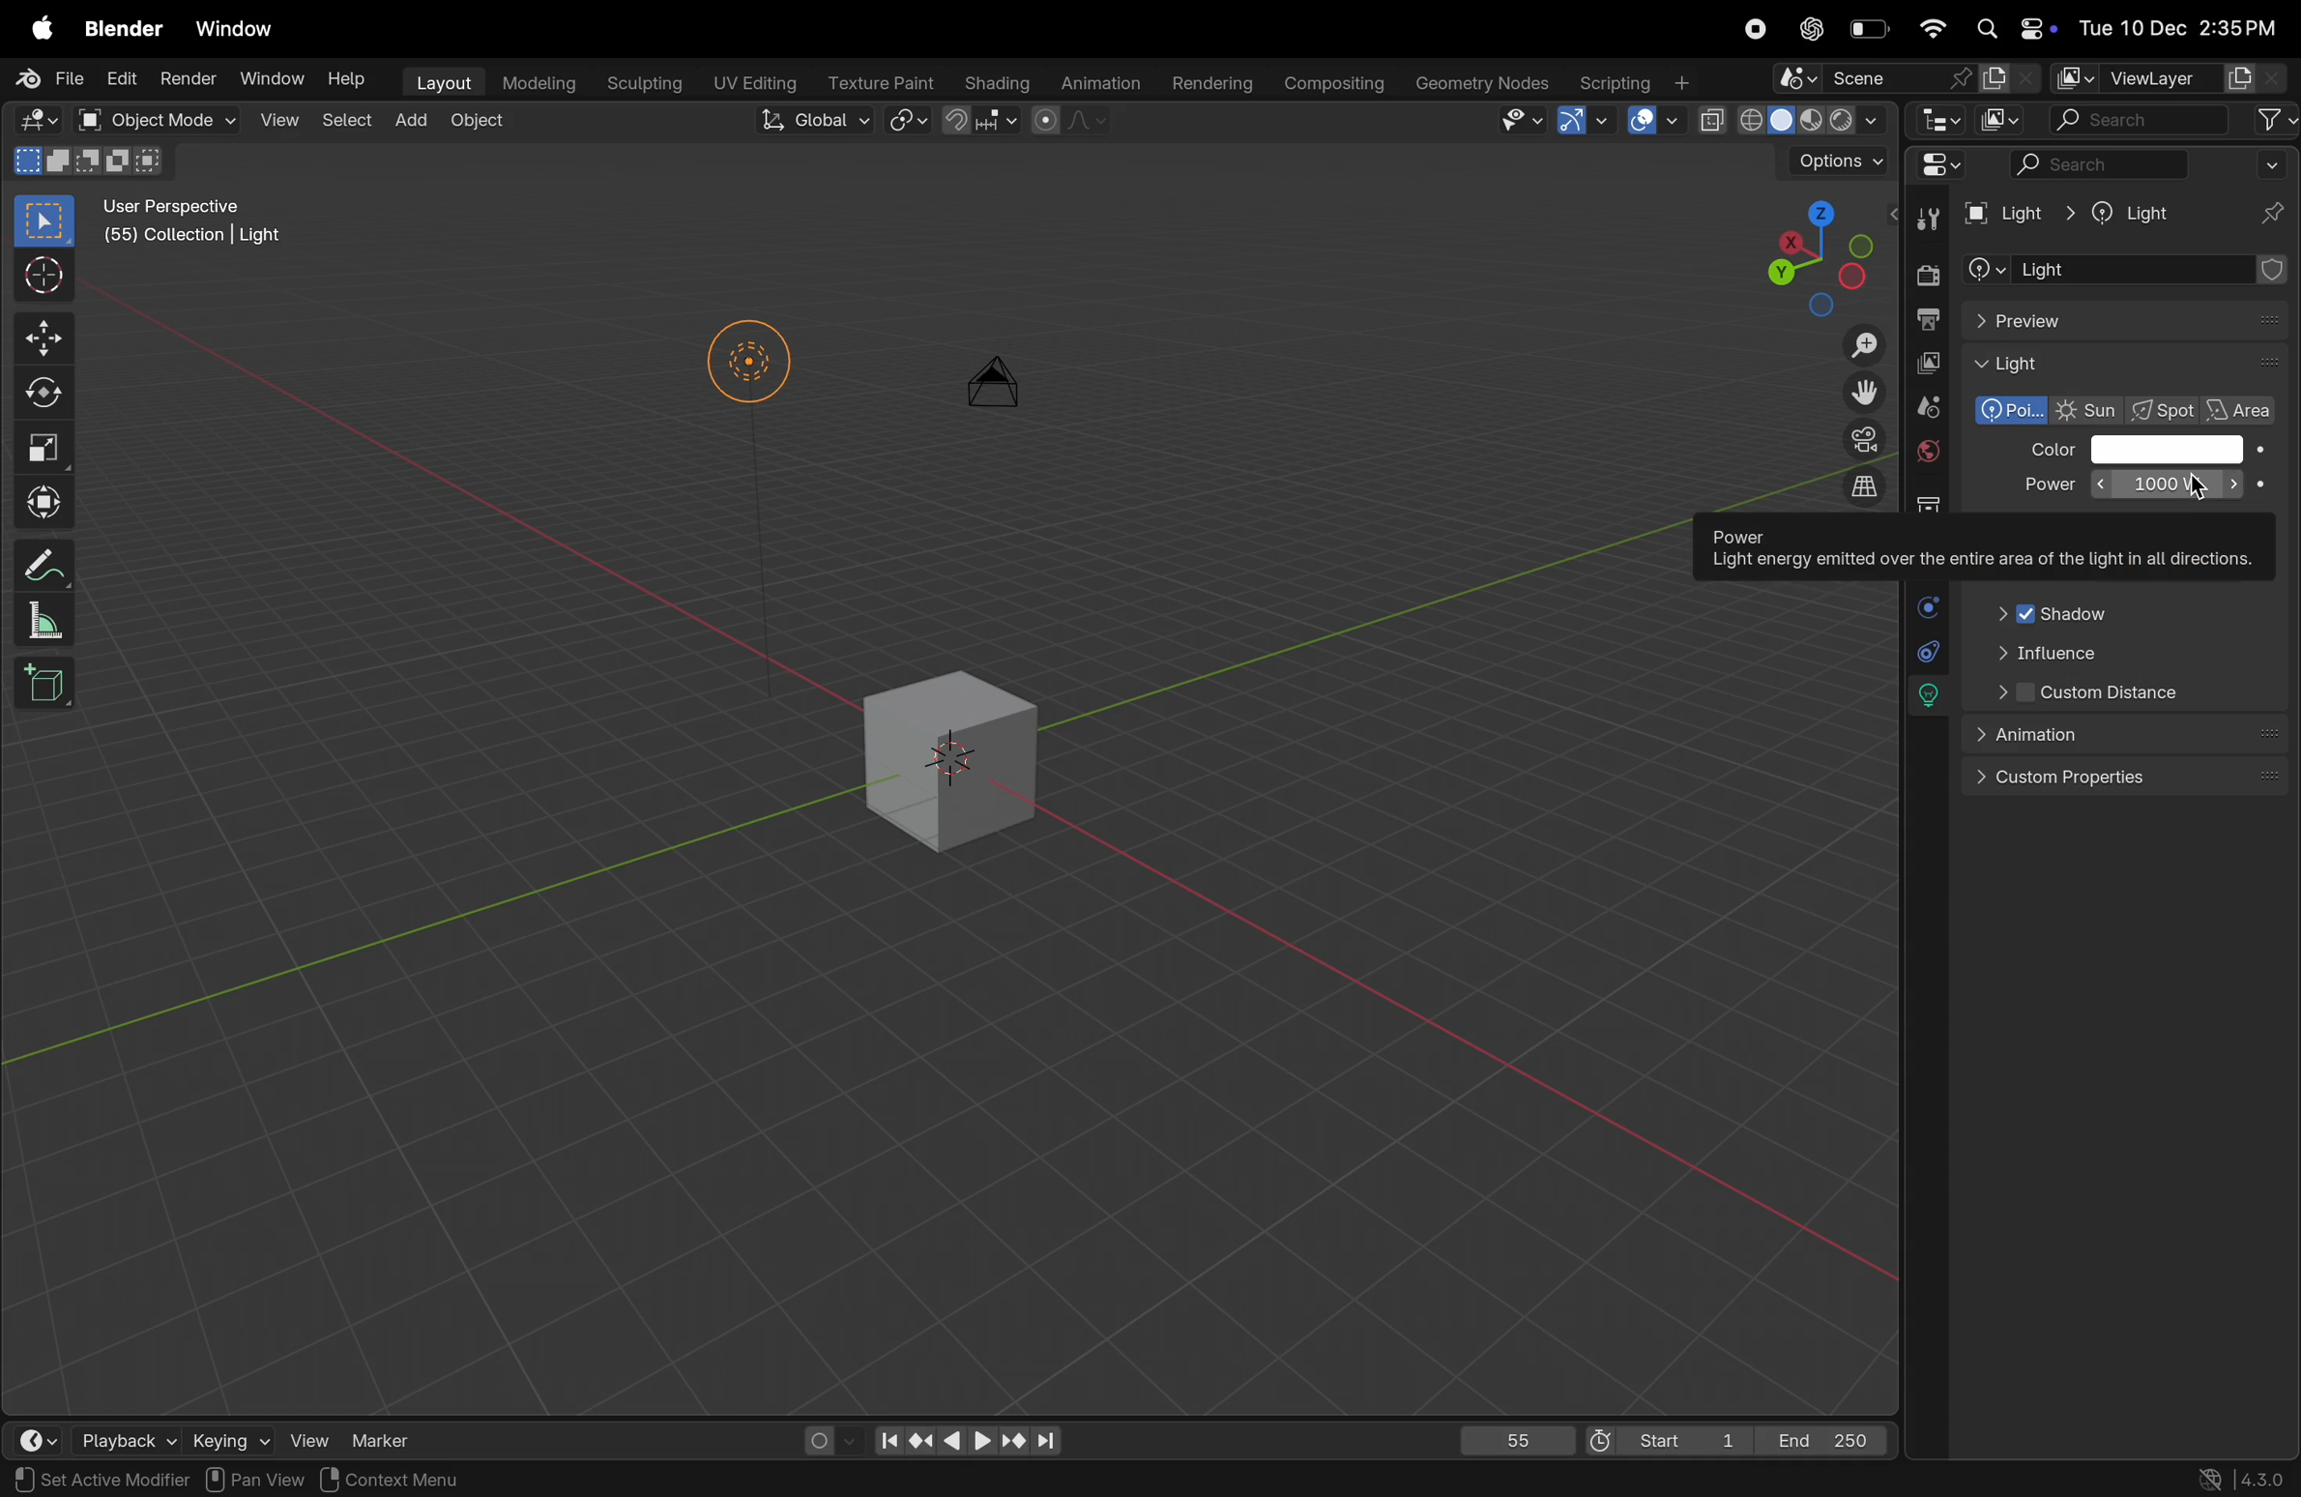 The image size is (2301, 1497). I want to click on Show gimzo, so click(1578, 120).